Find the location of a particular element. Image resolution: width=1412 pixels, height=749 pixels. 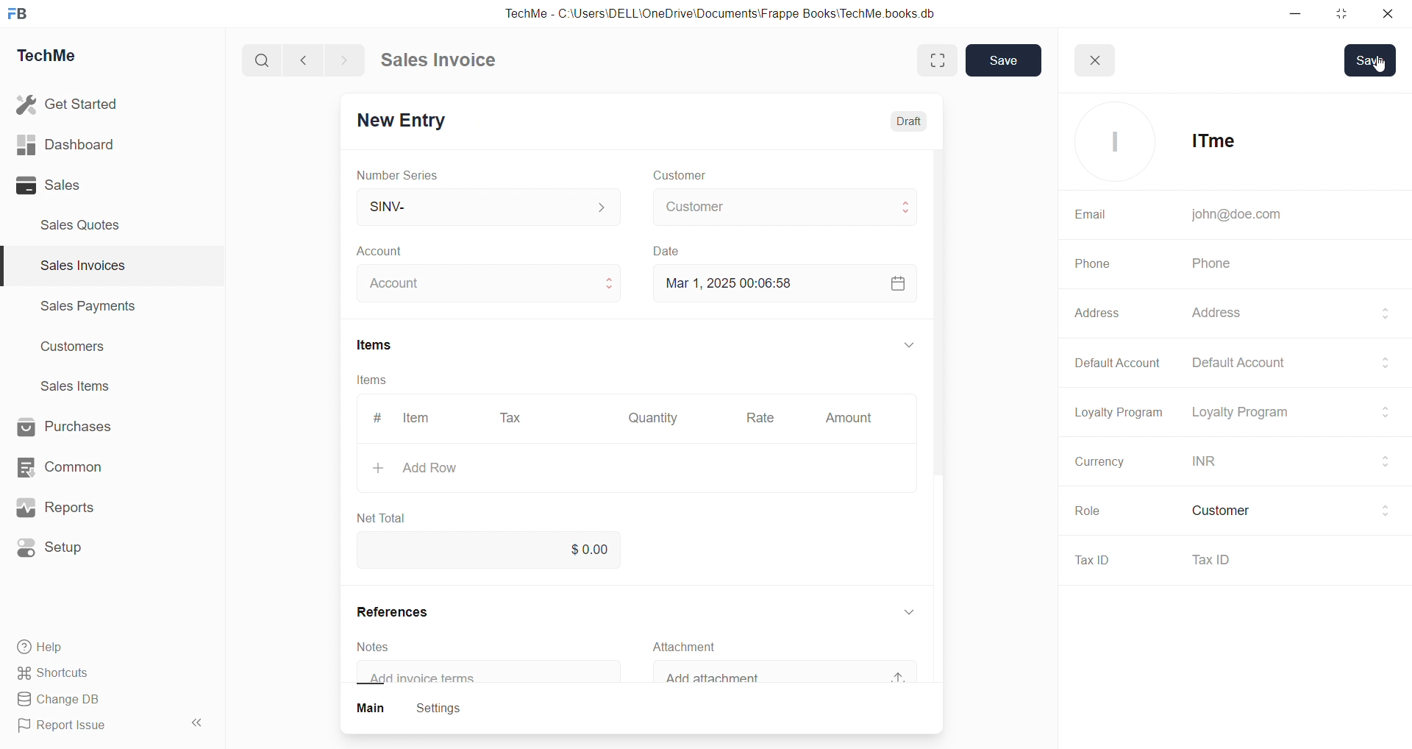

« is located at coordinates (198, 720).